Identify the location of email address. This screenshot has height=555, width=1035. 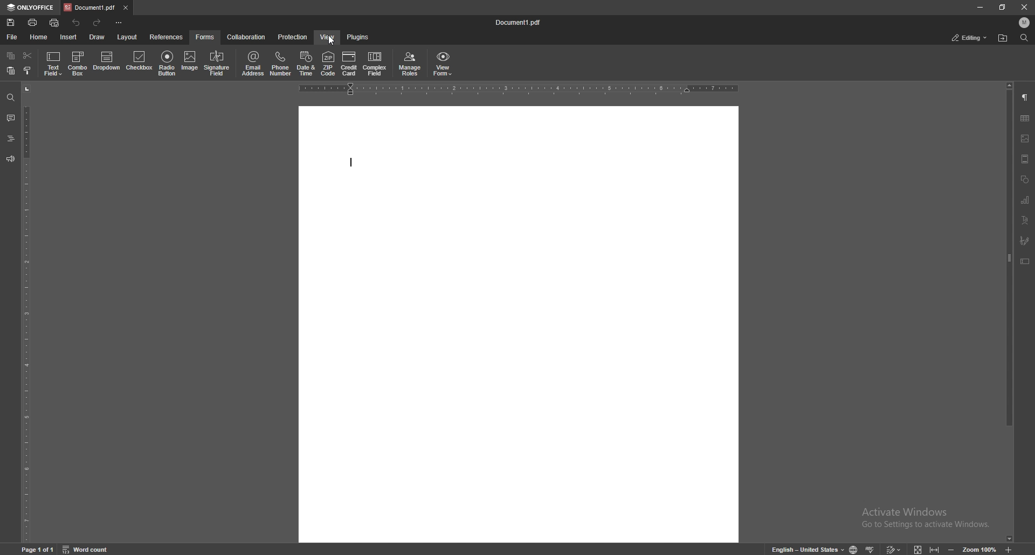
(253, 64).